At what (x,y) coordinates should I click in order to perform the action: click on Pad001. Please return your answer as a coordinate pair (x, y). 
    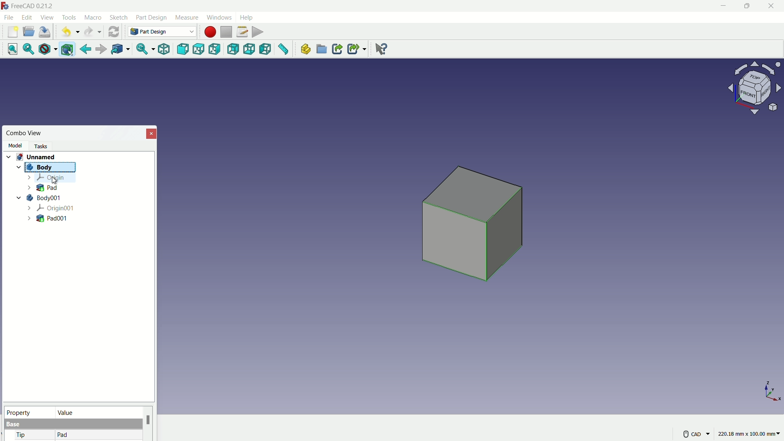
    Looking at the image, I should click on (48, 218).